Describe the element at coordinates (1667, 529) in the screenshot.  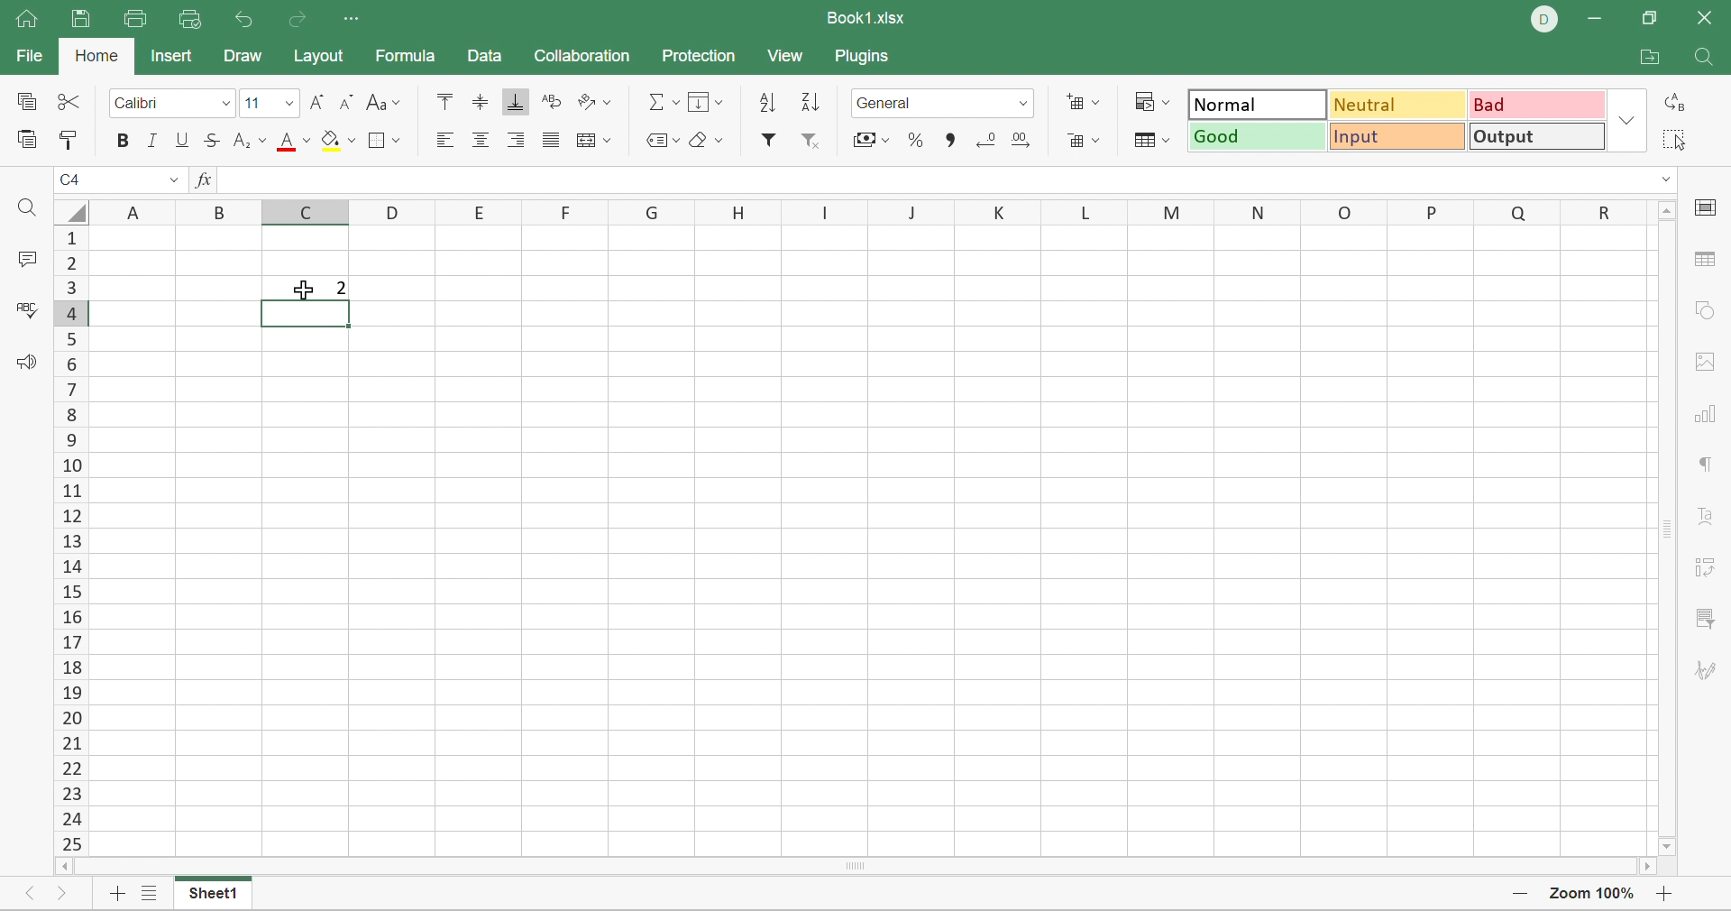
I see `Scroll Bar` at that location.